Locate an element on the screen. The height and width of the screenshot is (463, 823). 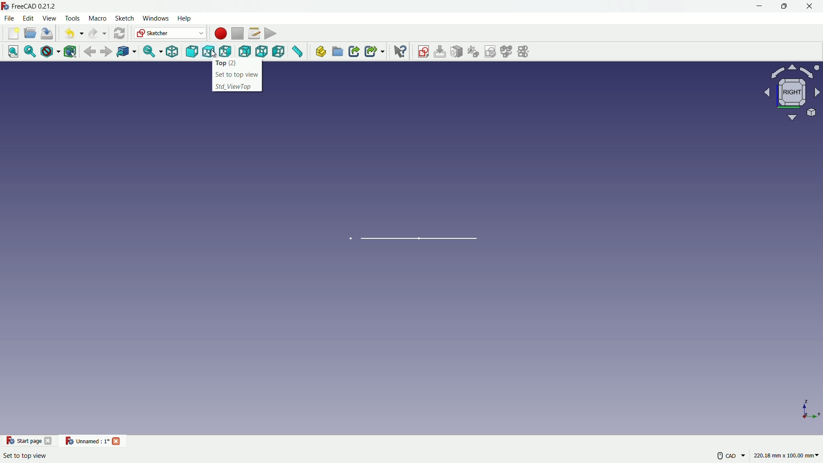
set to top view is located at coordinates (25, 455).